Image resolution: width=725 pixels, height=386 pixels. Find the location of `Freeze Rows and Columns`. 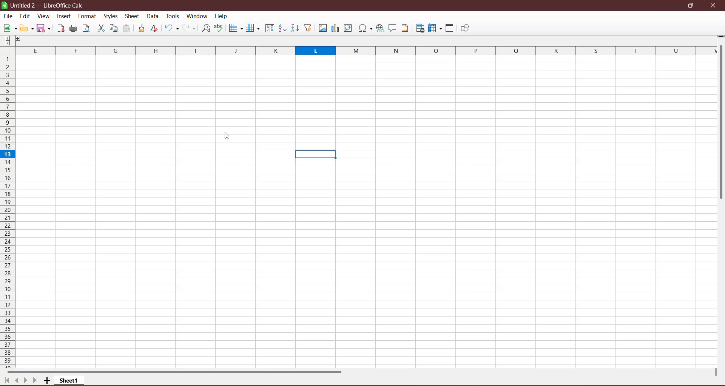

Freeze Rows and Columns is located at coordinates (435, 28).